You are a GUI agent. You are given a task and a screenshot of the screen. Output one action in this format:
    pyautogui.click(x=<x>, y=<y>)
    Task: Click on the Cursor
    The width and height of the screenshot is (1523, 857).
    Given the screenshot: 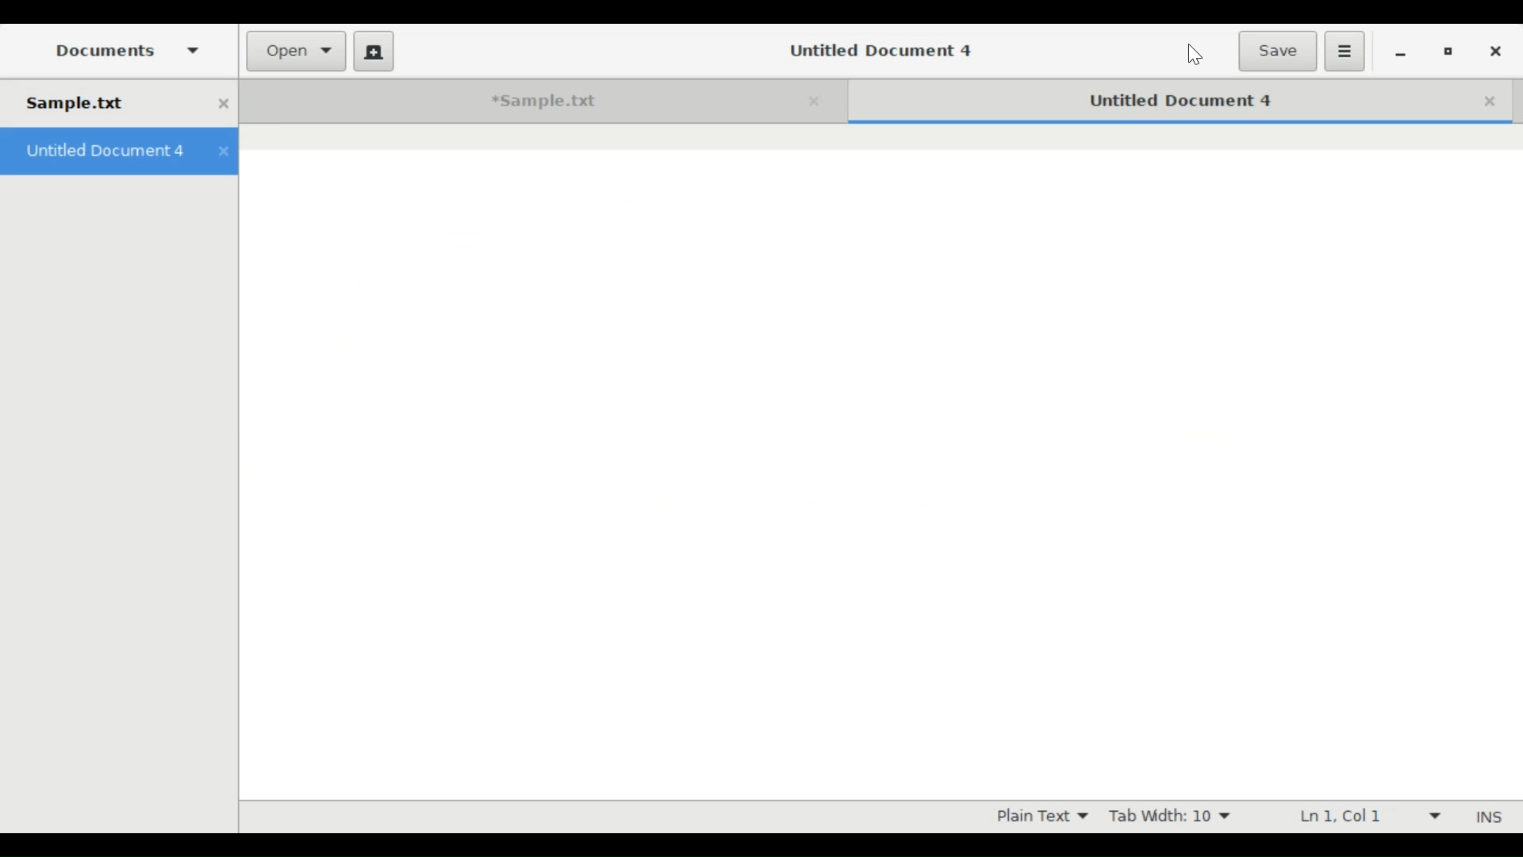 What is the action you would take?
    pyautogui.click(x=1198, y=53)
    